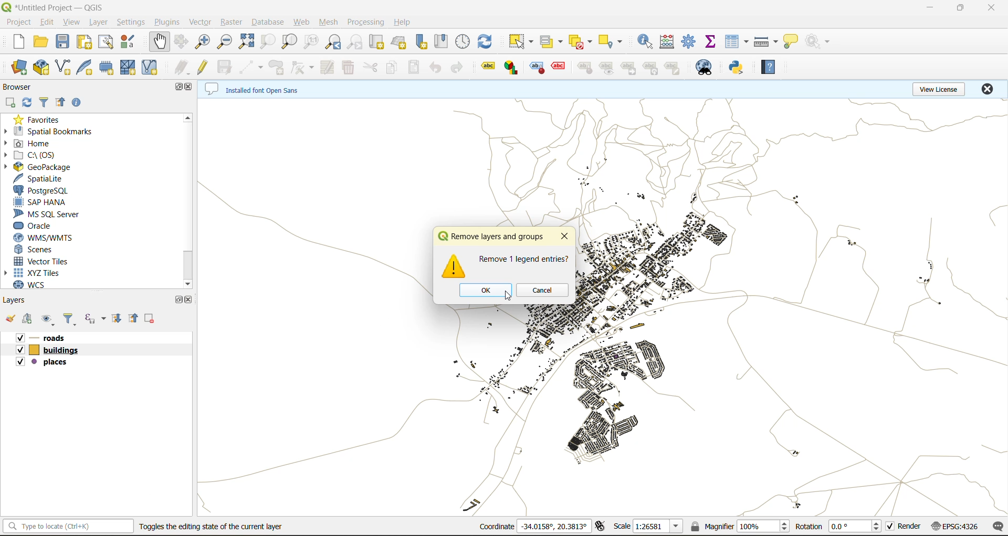  I want to click on show spatial bookmark, so click(442, 40).